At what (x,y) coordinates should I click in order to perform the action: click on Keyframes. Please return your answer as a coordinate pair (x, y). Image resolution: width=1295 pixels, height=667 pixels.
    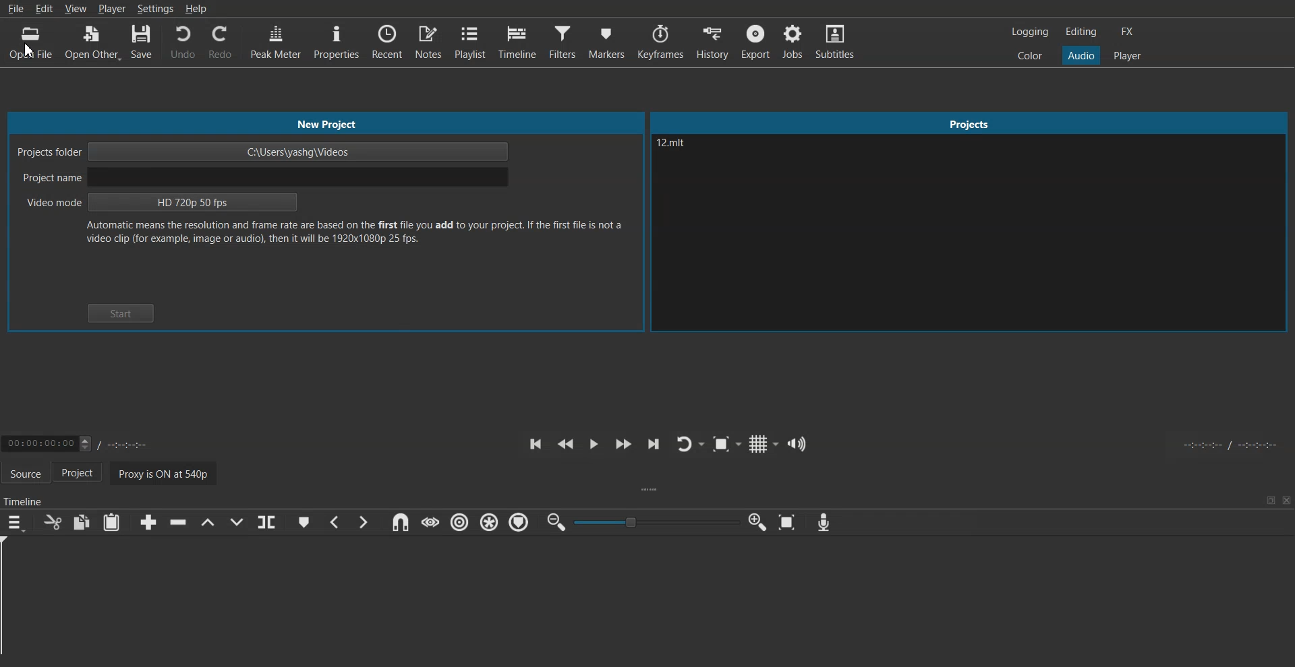
    Looking at the image, I should click on (661, 41).